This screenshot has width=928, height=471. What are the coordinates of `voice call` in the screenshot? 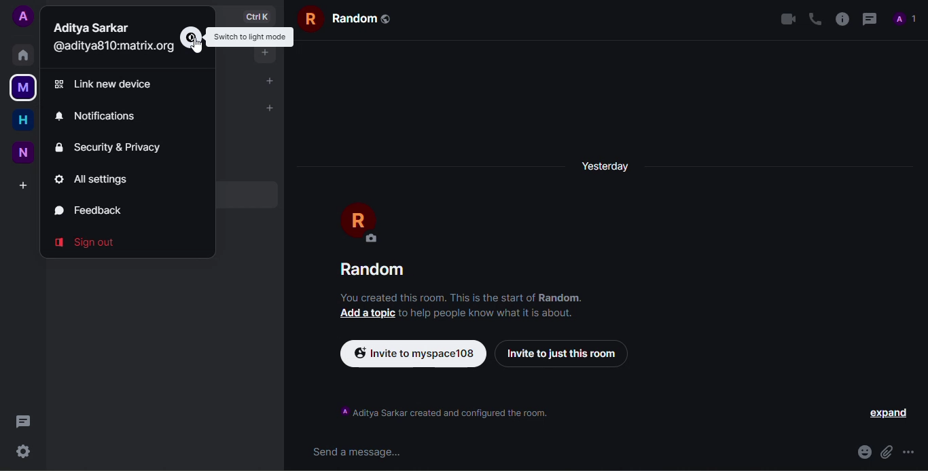 It's located at (814, 18).